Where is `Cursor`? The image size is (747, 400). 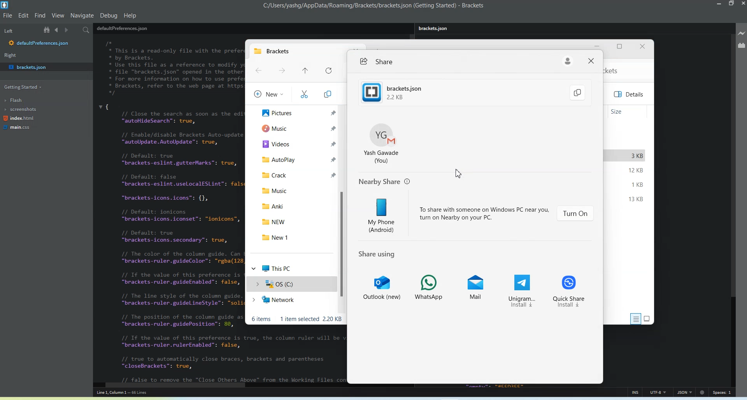 Cursor is located at coordinates (459, 174).